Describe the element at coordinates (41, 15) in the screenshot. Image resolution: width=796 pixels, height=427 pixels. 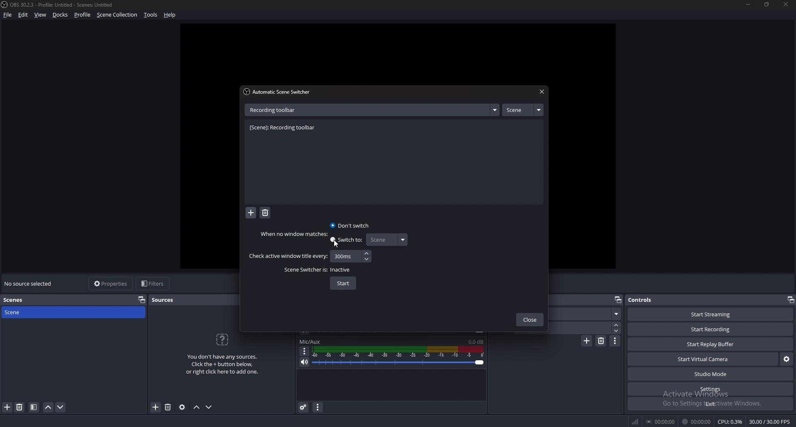
I see `view` at that location.